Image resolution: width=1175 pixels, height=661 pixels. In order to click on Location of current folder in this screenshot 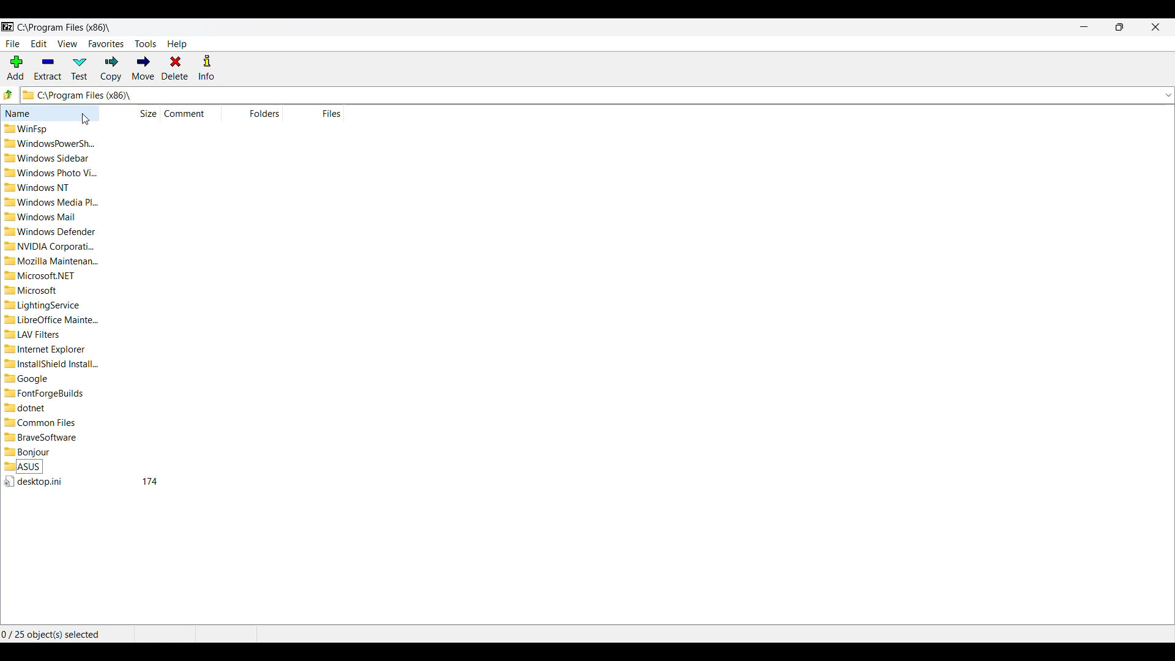, I will do `click(64, 28)`.